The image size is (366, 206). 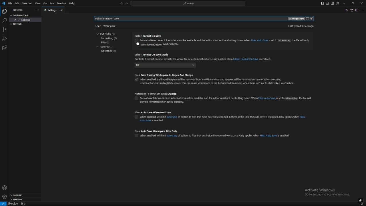 I want to click on vscode, so click(x=3, y=3).